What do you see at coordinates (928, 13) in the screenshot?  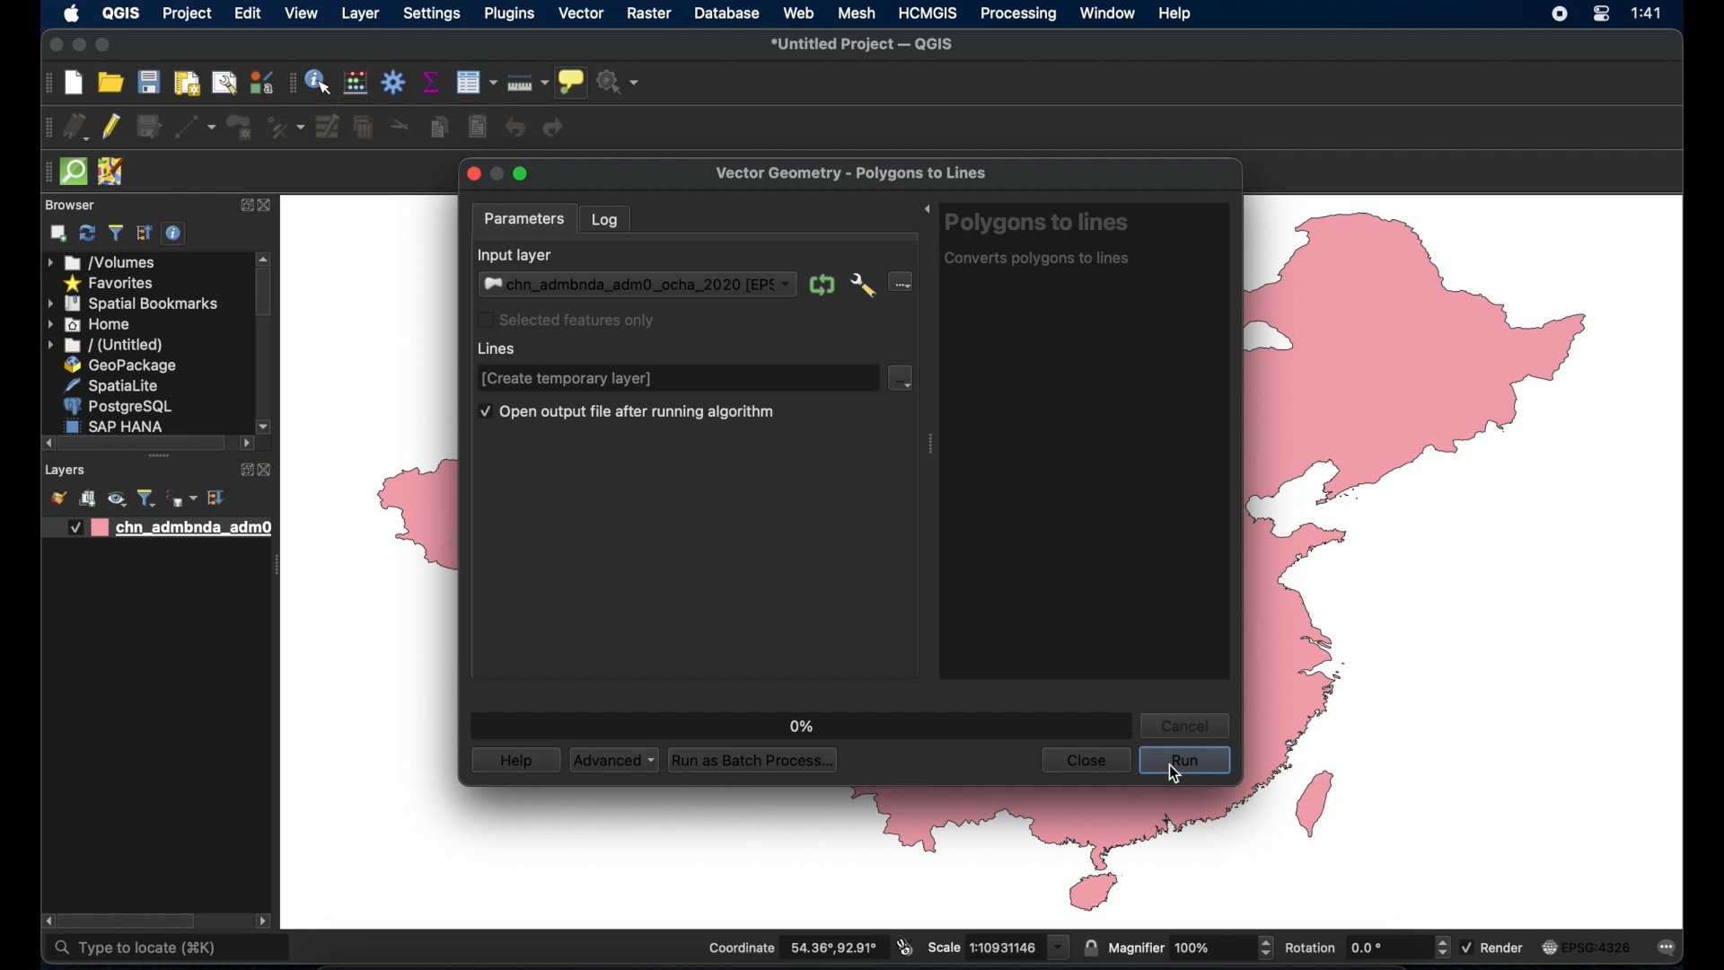 I see `HCMGIS` at bounding box center [928, 13].